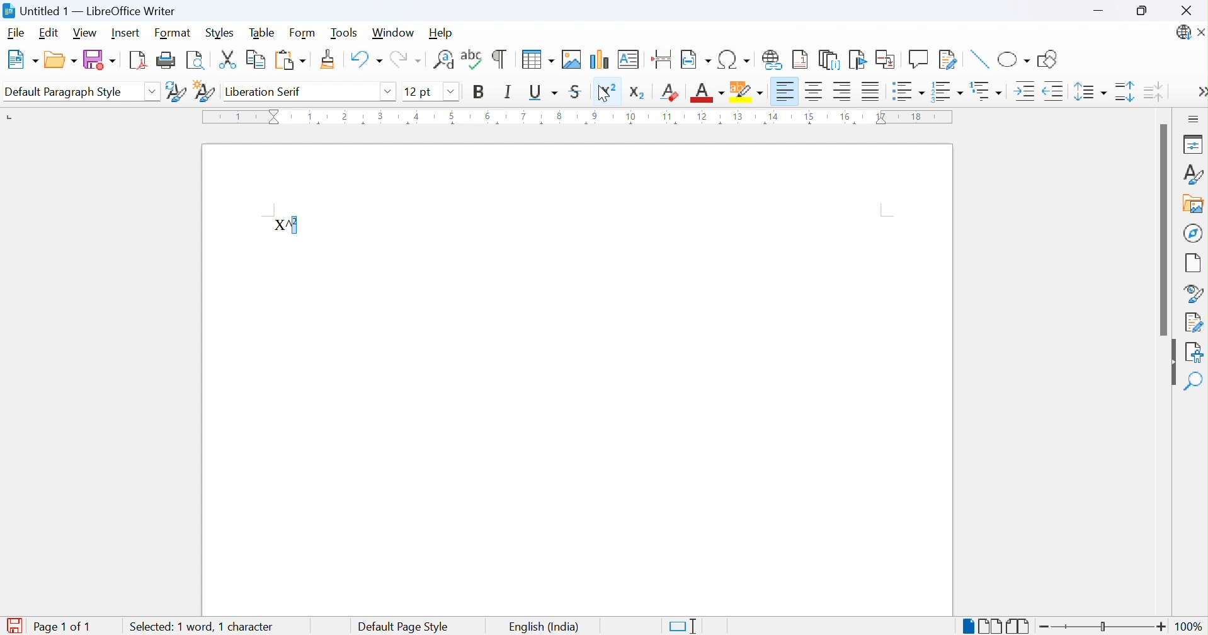 This screenshot has height=635, width=1208. What do you see at coordinates (991, 626) in the screenshot?
I see `Multiple-page view` at bounding box center [991, 626].